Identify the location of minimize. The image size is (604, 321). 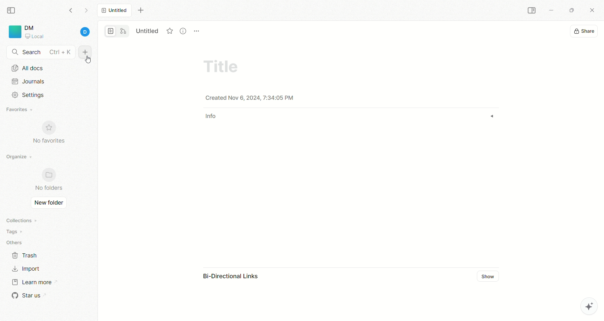
(551, 11).